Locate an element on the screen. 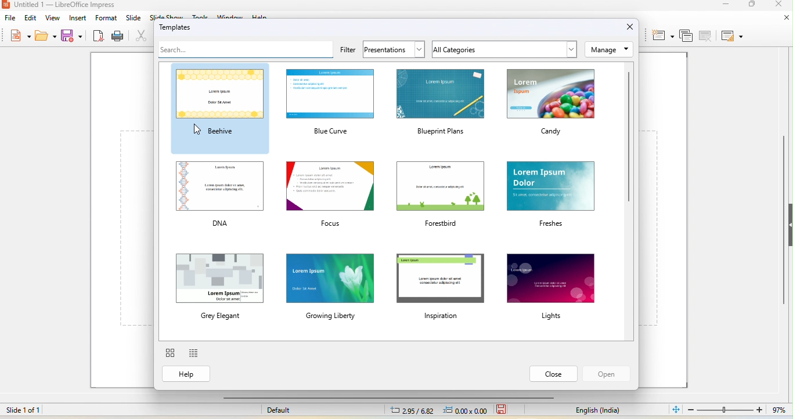 The width and height of the screenshot is (793, 419). close is located at coordinates (777, 5).